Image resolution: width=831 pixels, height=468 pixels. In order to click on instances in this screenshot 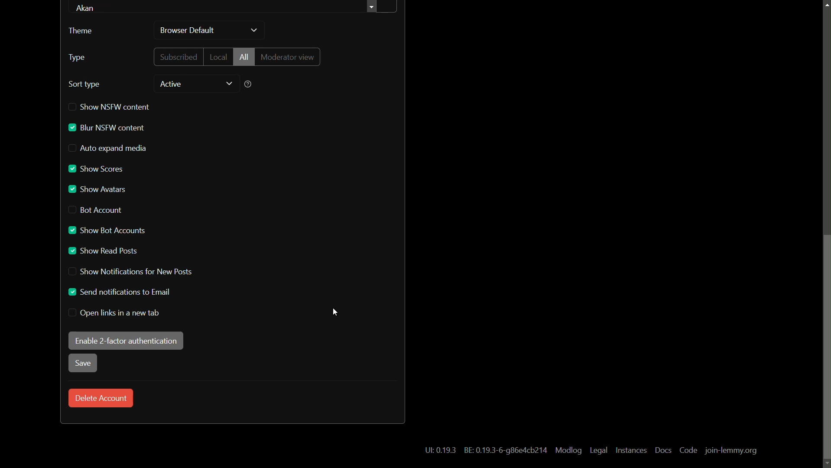, I will do `click(631, 451)`.